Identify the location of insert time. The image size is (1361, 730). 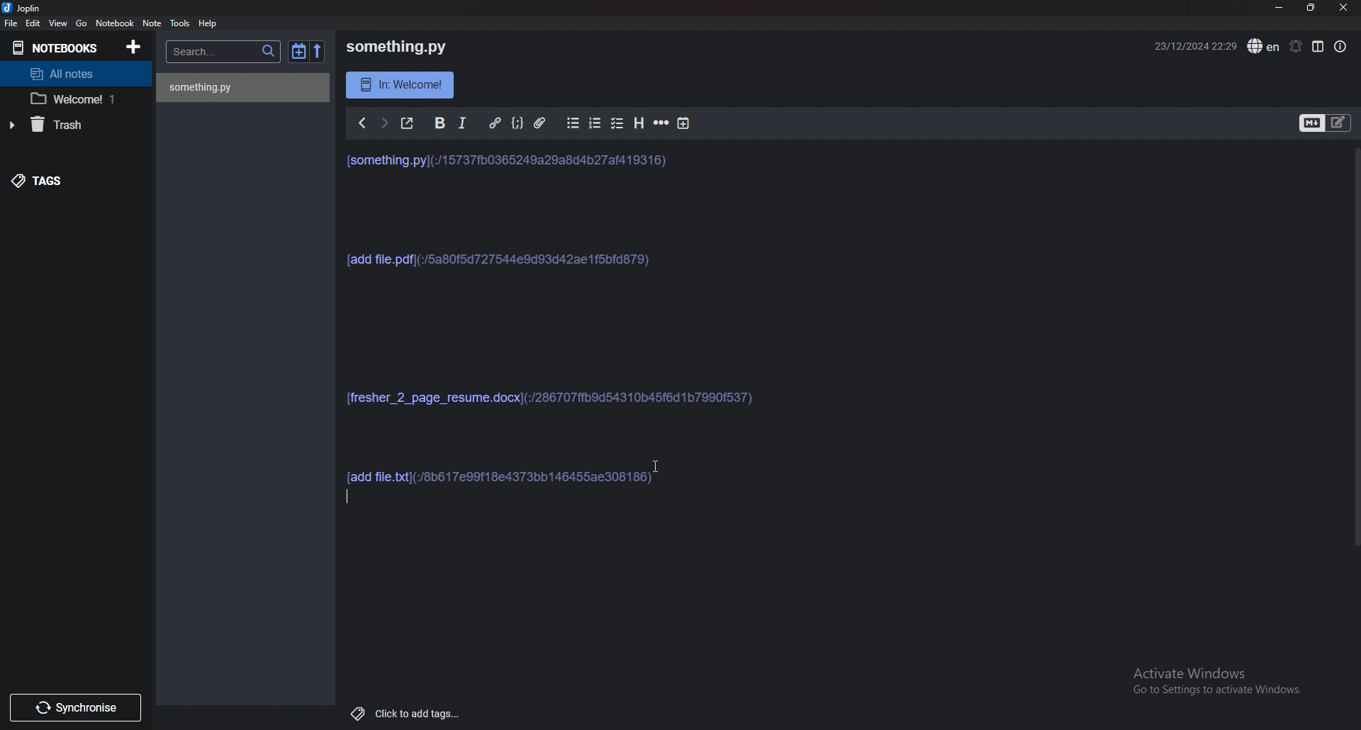
(684, 123).